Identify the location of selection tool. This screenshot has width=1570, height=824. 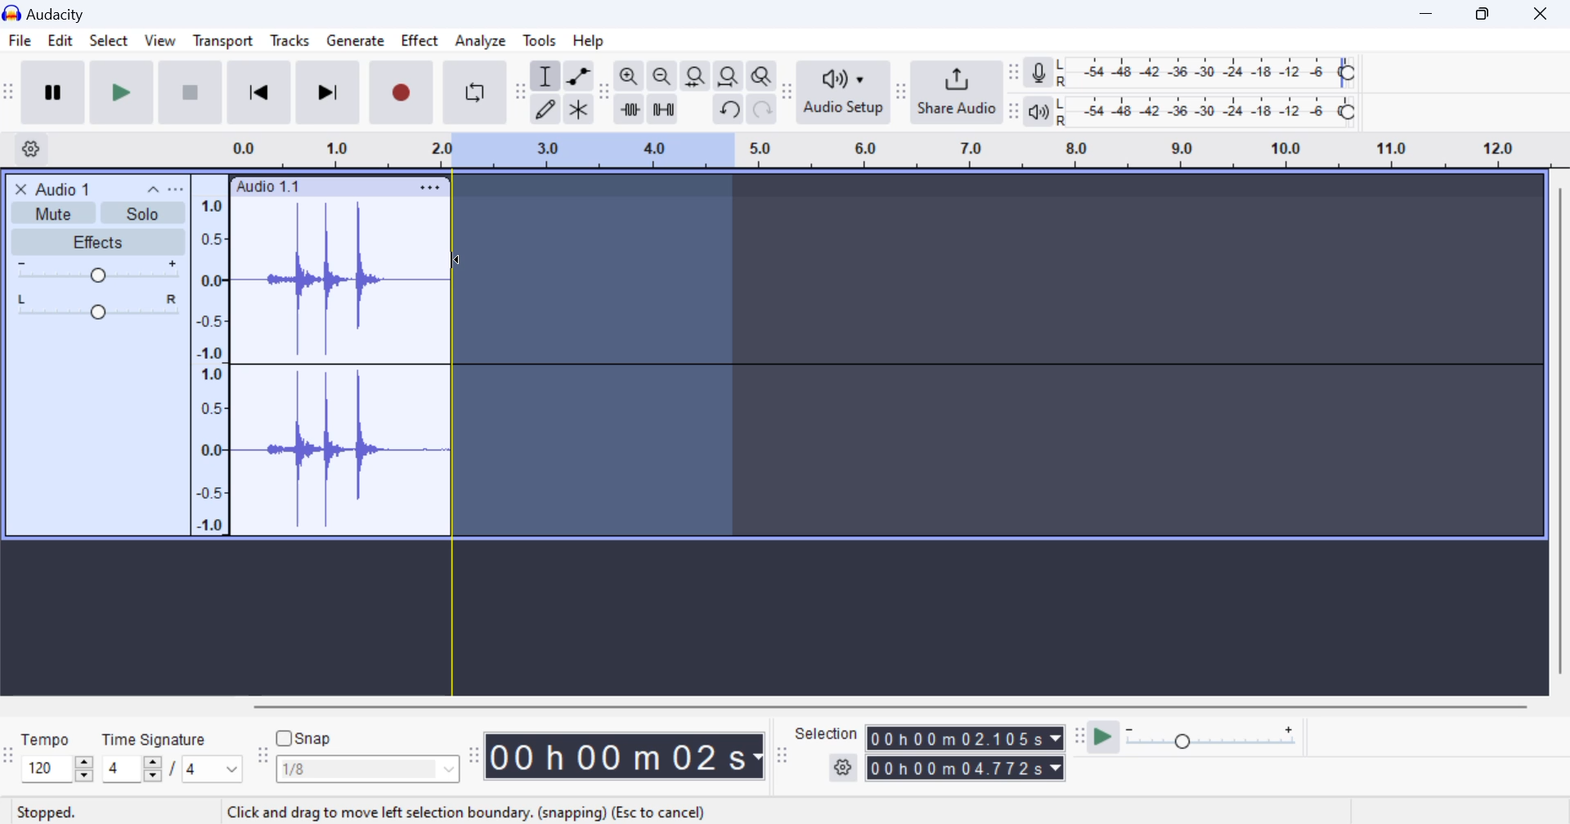
(547, 78).